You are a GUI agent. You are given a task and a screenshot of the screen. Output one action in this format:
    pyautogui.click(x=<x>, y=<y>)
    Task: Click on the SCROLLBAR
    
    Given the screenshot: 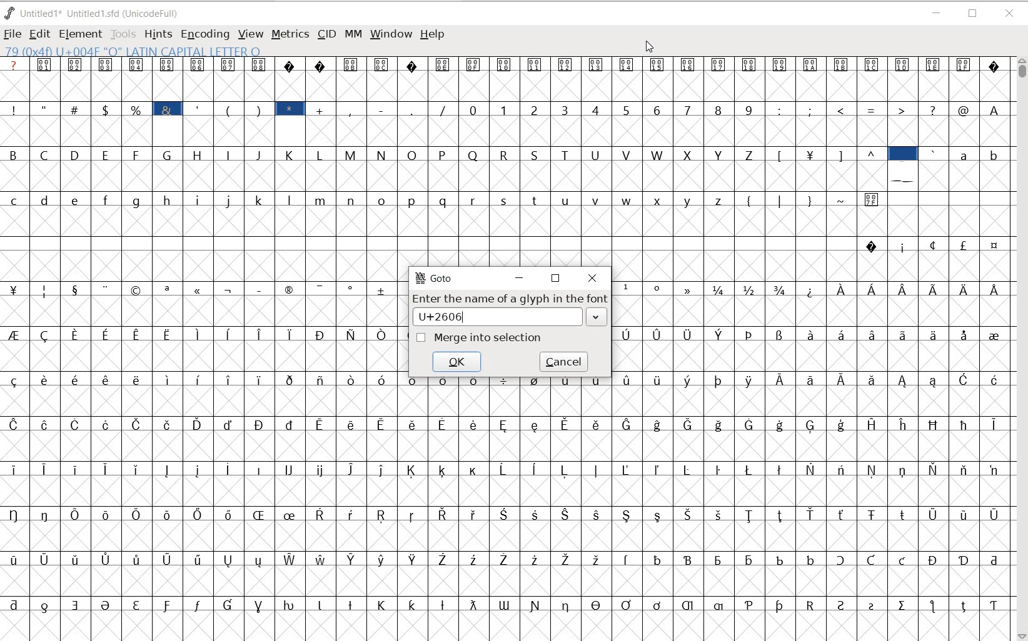 What is the action you would take?
    pyautogui.click(x=1020, y=349)
    